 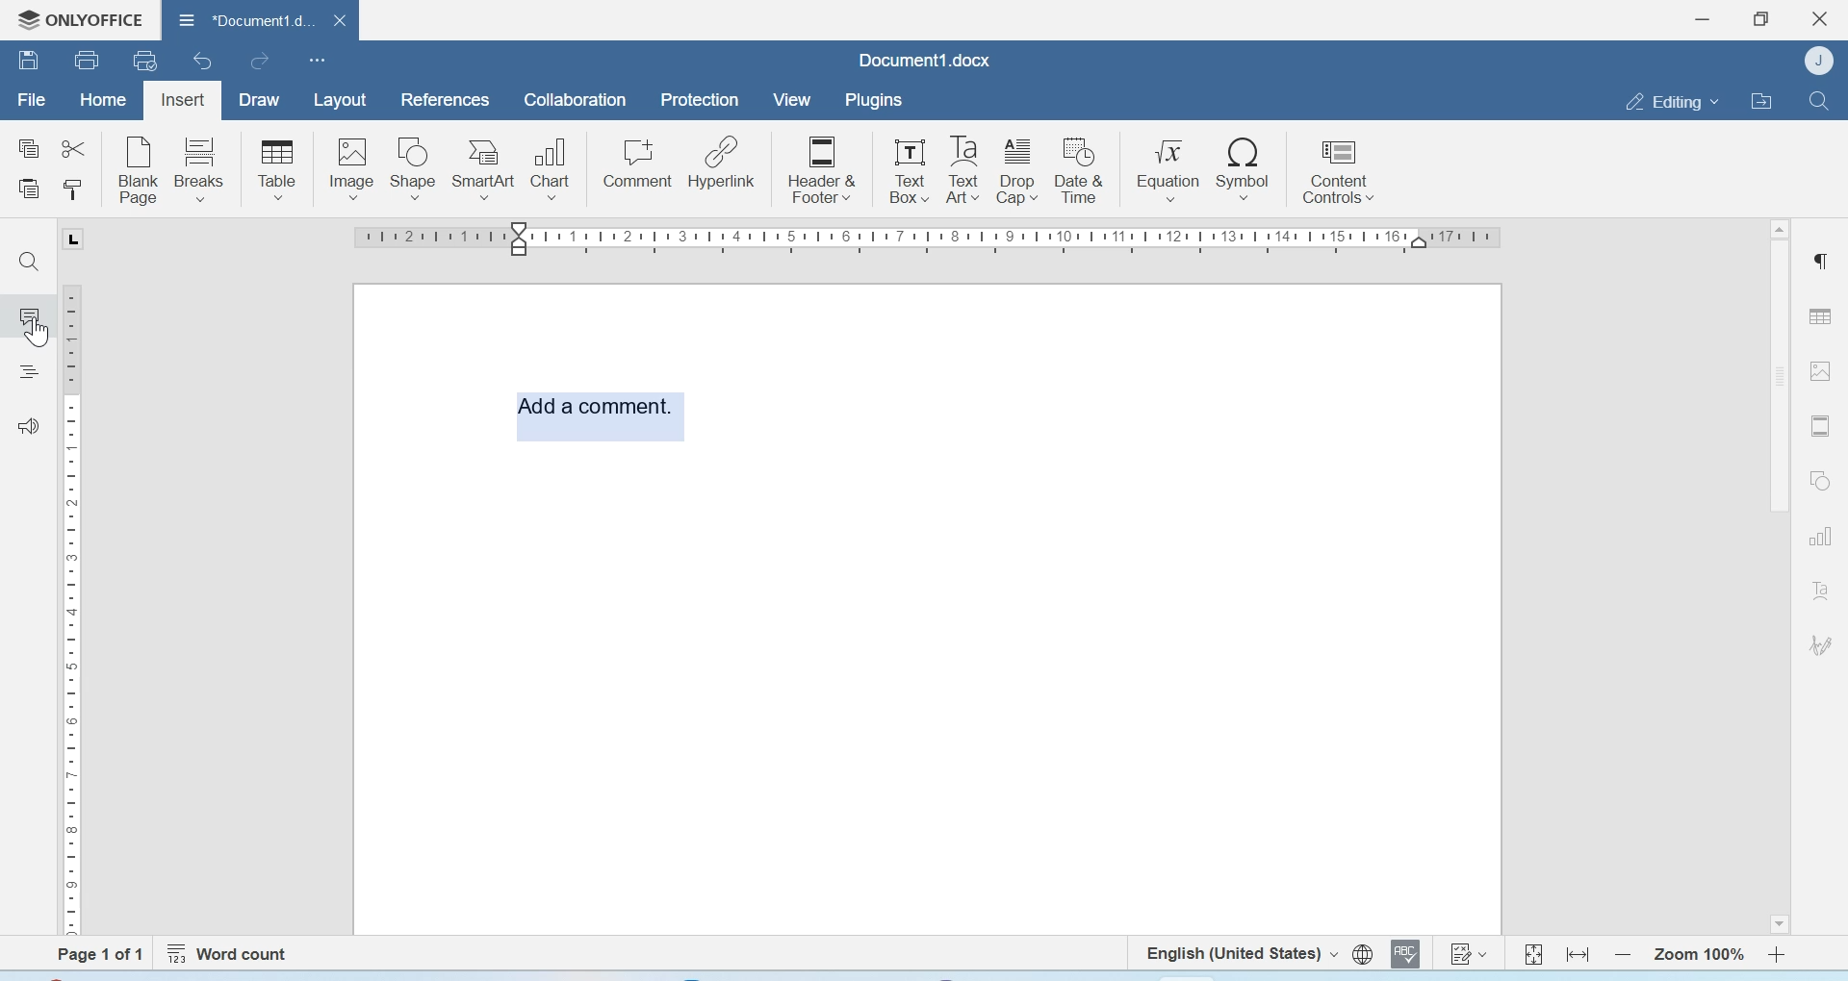 I want to click on Add comment, so click(x=596, y=407).